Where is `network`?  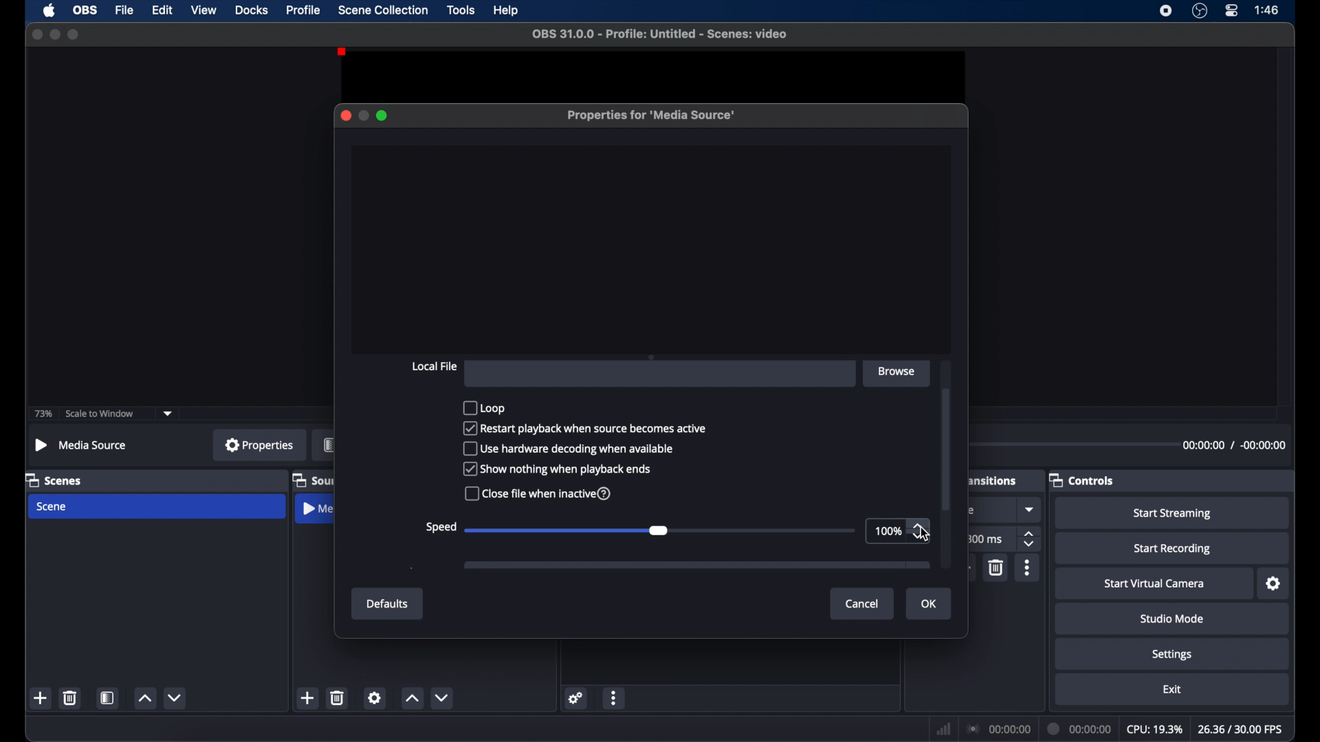 network is located at coordinates (944, 730).